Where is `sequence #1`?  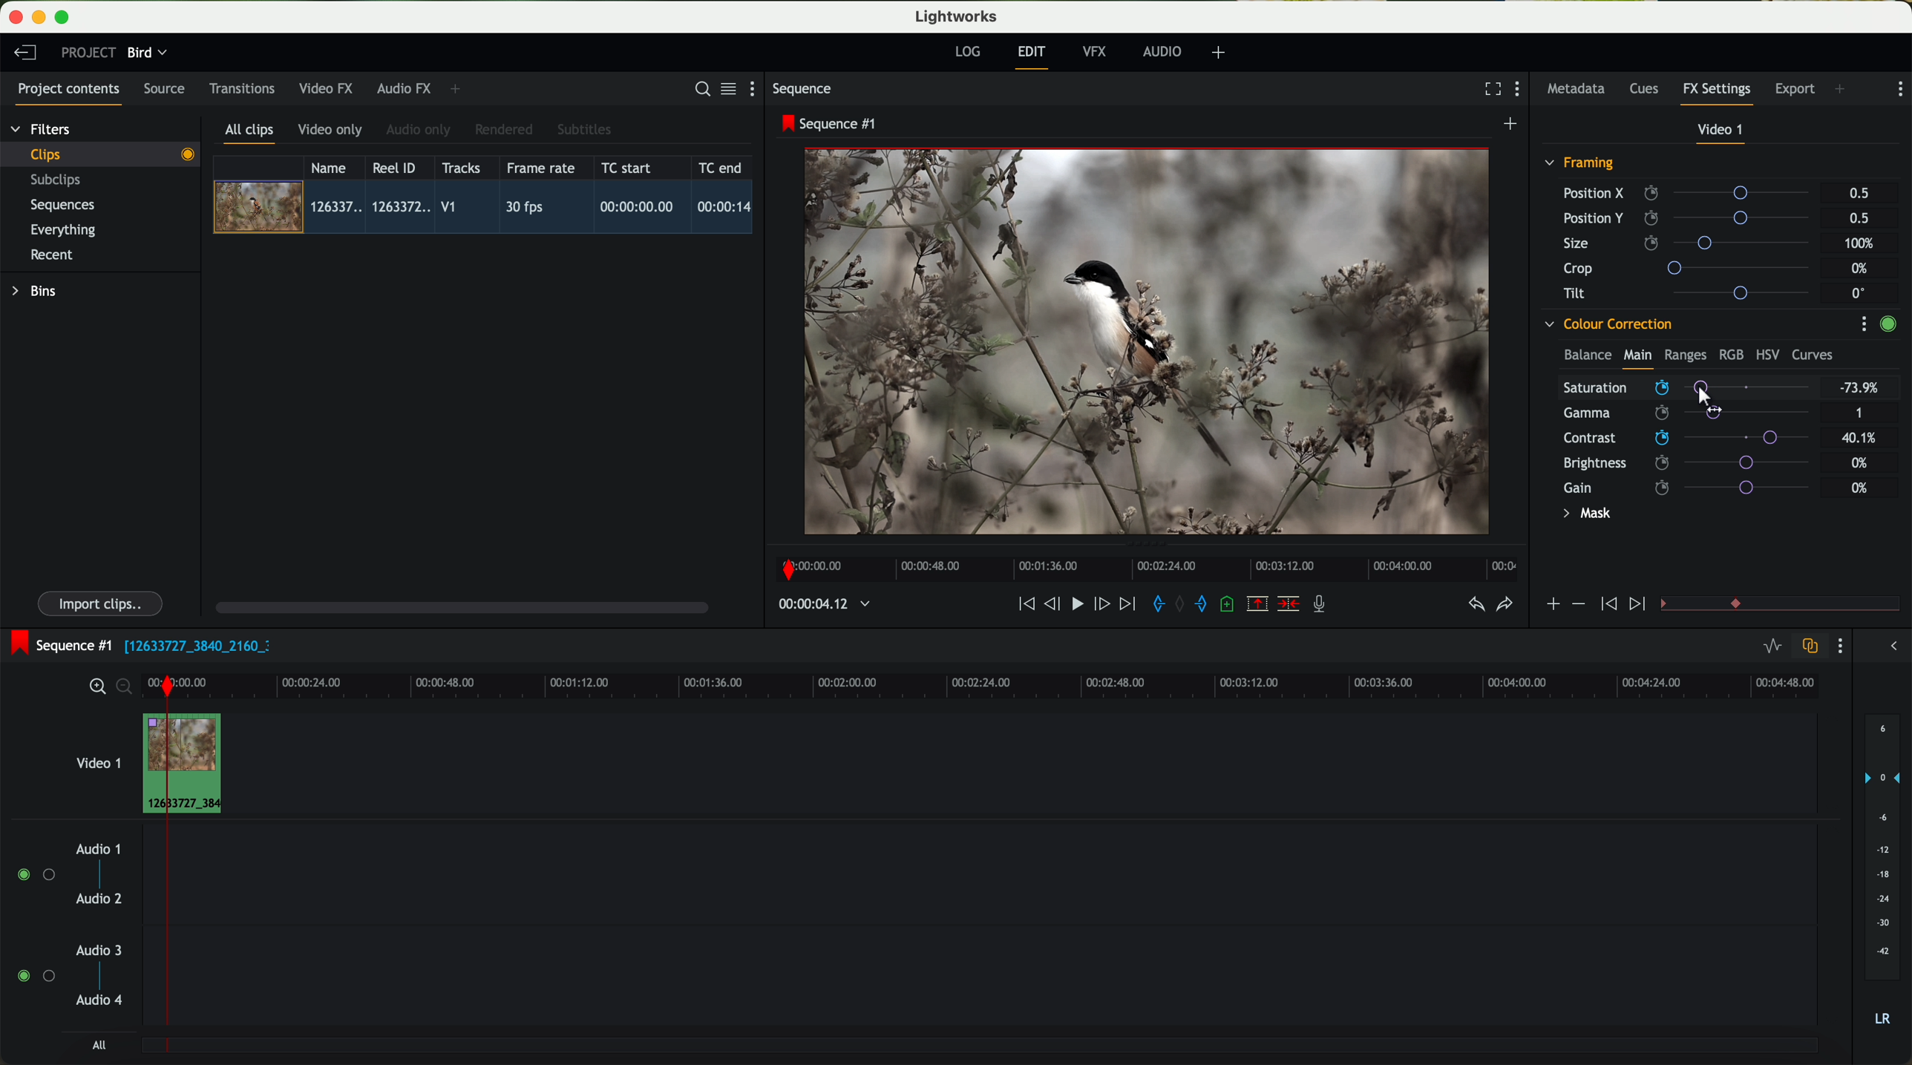 sequence #1 is located at coordinates (57, 645).